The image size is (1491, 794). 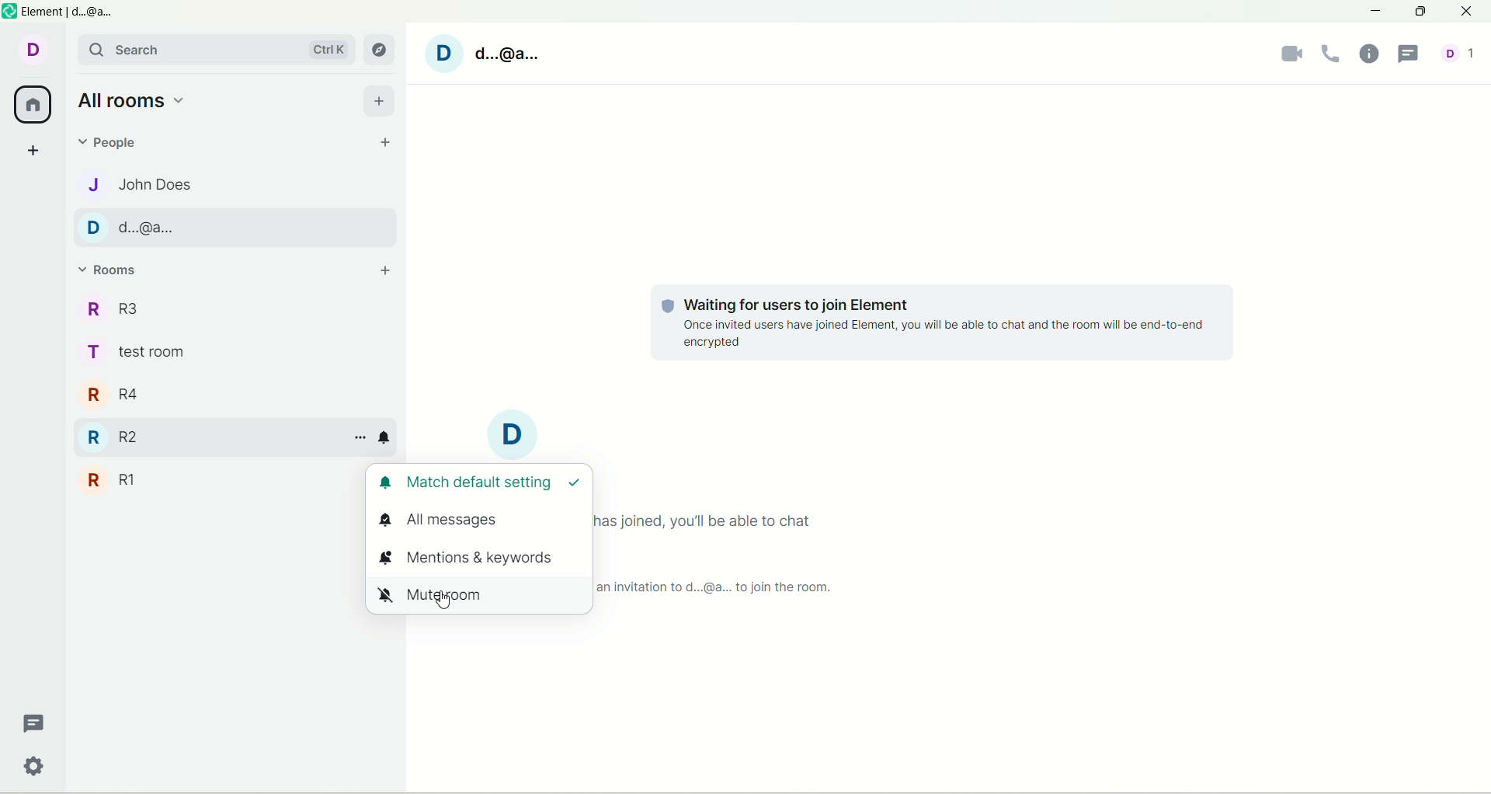 I want to click on room 4, so click(x=143, y=395).